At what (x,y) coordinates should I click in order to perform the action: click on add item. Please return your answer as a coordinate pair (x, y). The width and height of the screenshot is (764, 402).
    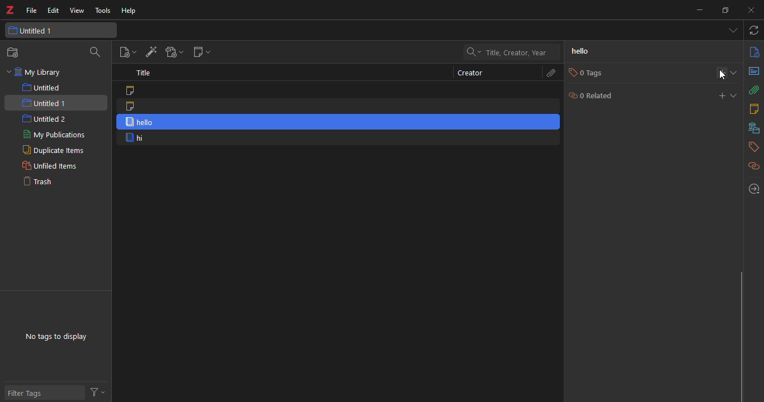
    Looking at the image, I should click on (149, 52).